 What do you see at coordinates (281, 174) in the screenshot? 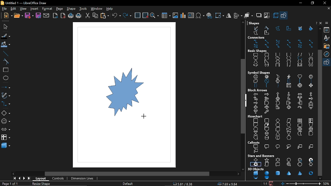
I see `3d objects` at bounding box center [281, 174].